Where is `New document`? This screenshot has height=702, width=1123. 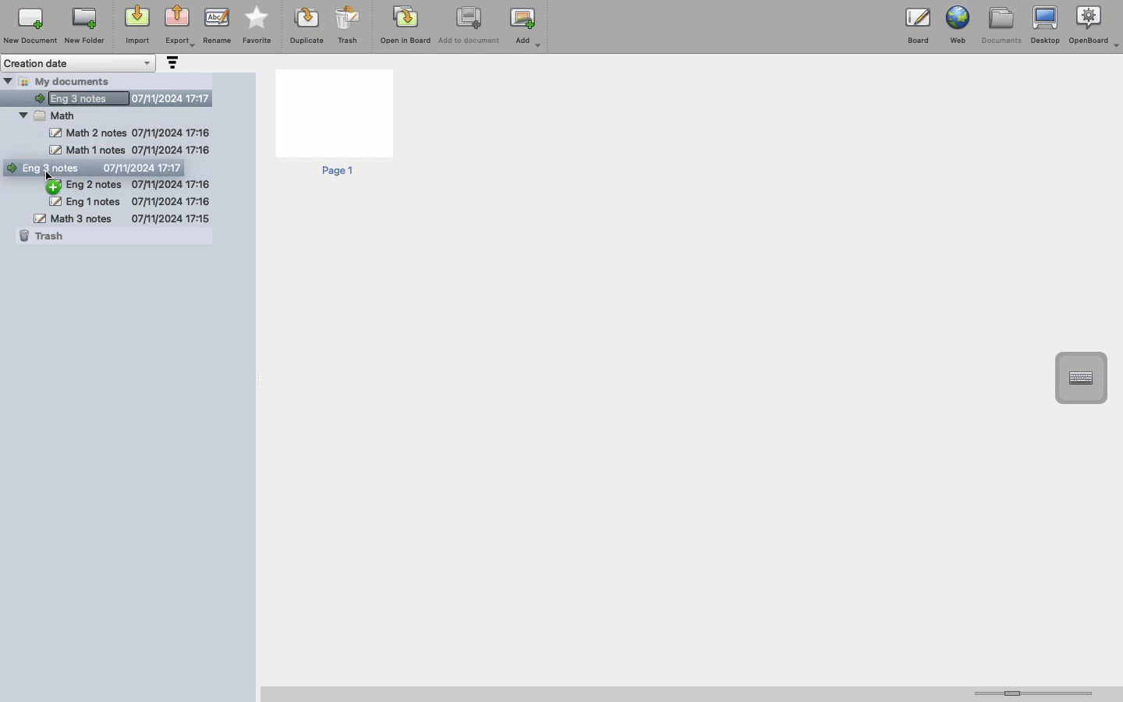 New document is located at coordinates (30, 26).